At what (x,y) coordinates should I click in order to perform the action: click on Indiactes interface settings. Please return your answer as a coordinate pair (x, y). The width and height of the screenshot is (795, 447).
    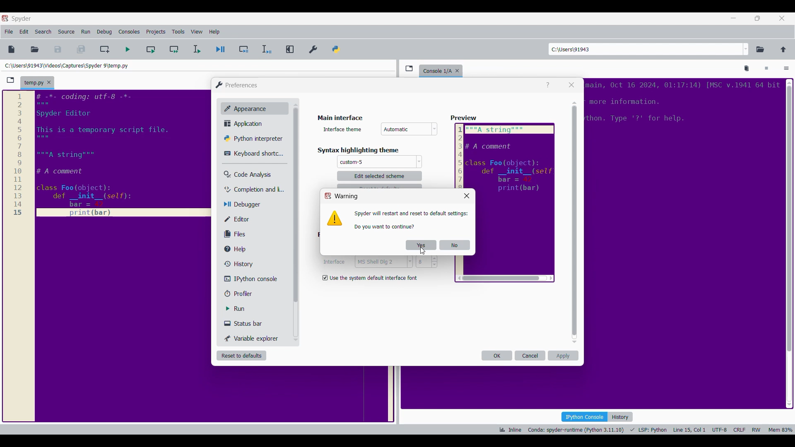
    Looking at the image, I should click on (334, 262).